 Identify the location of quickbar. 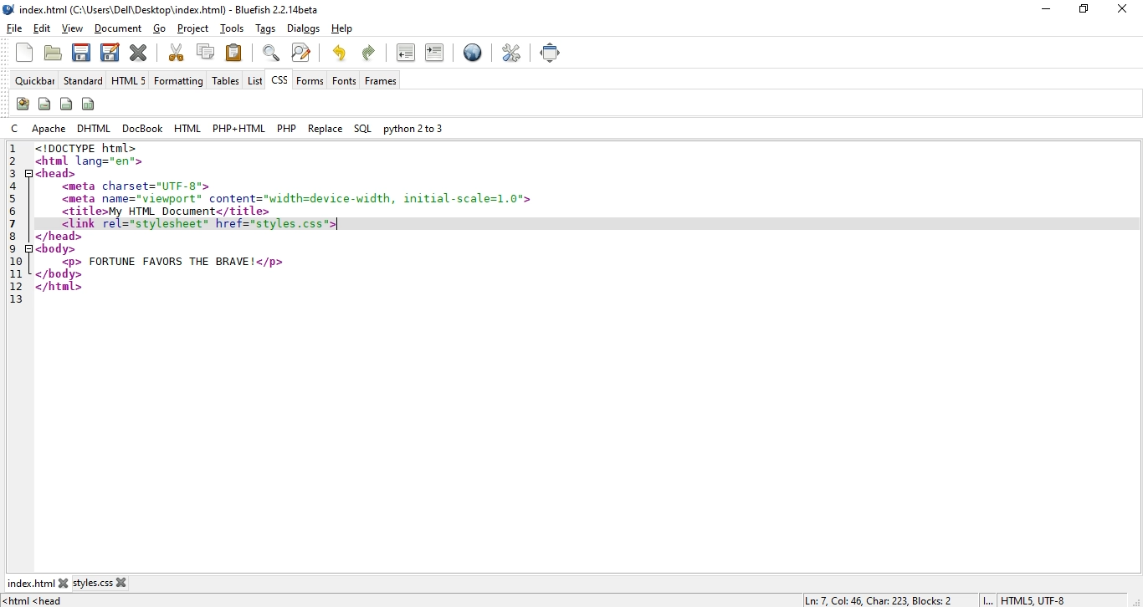
(37, 81).